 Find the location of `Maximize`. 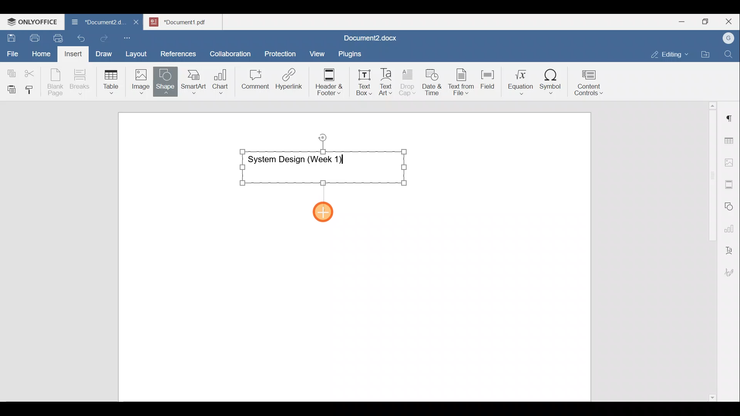

Maximize is located at coordinates (707, 22).